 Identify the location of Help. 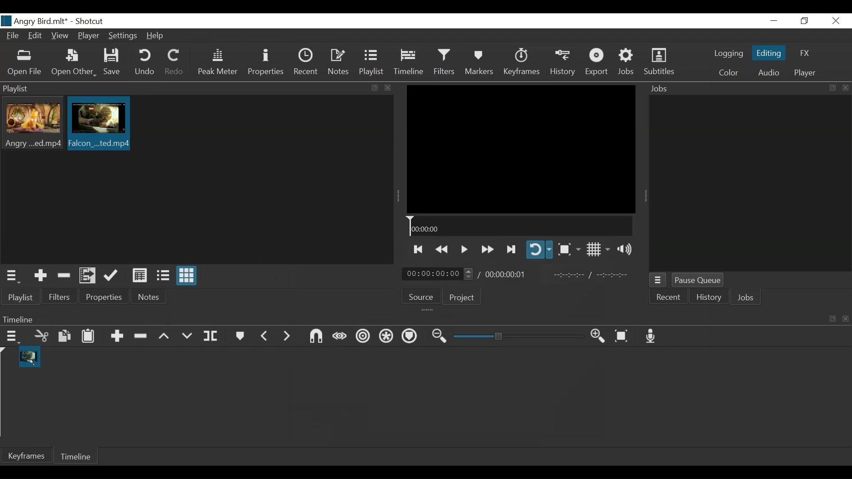
(158, 35).